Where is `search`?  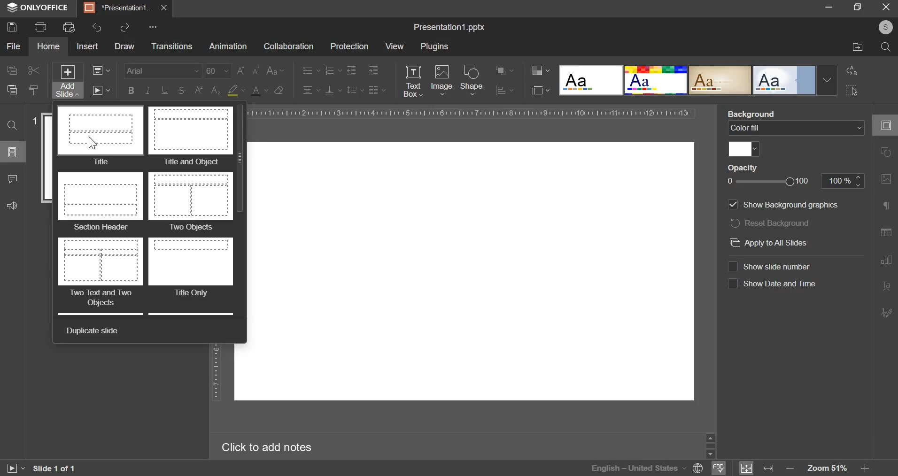 search is located at coordinates (886, 47).